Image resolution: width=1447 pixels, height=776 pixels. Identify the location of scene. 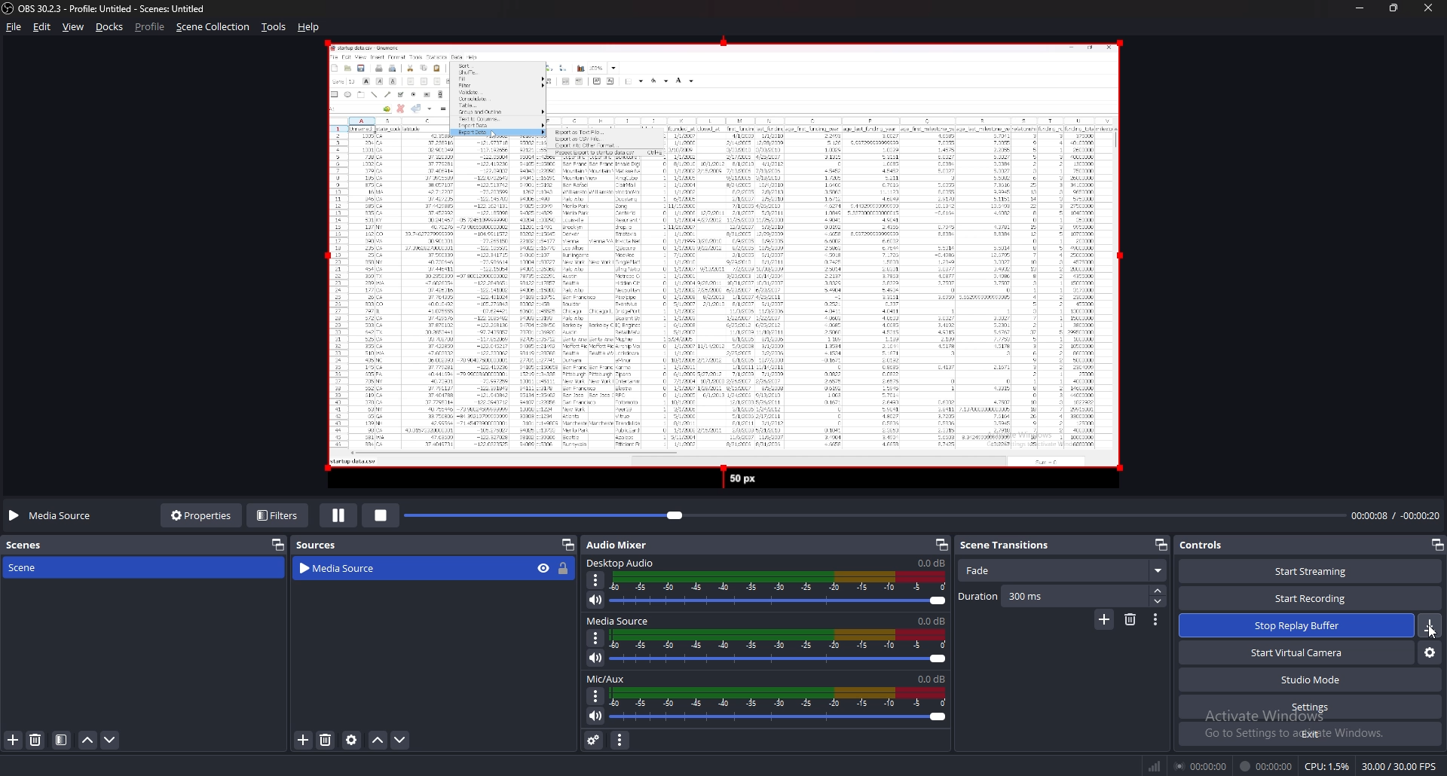
(29, 567).